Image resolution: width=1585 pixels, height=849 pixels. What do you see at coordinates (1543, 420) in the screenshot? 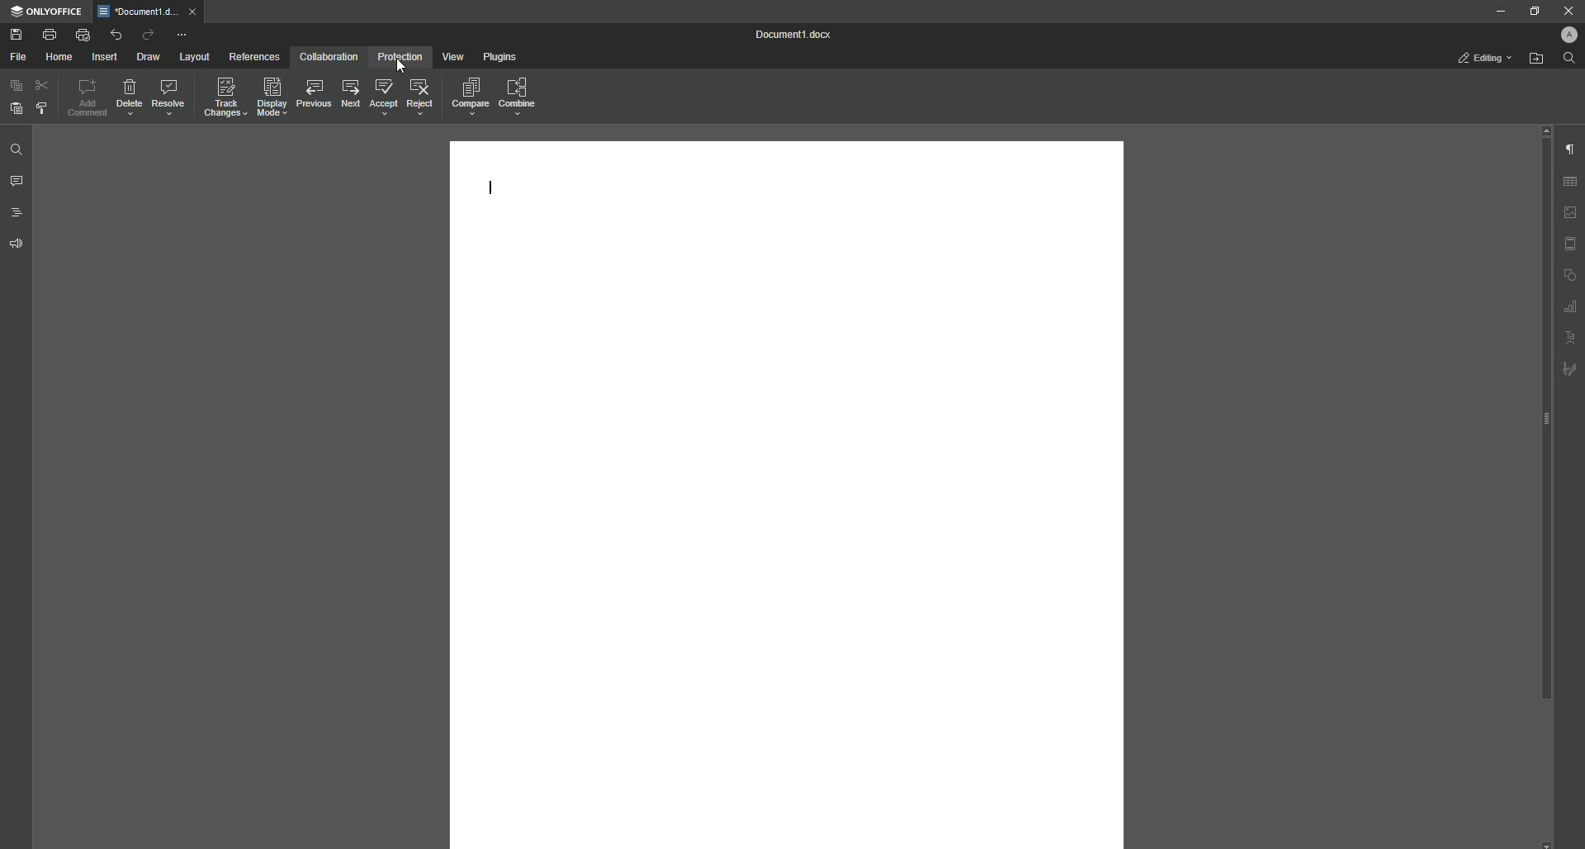
I see `scroll bar` at bounding box center [1543, 420].